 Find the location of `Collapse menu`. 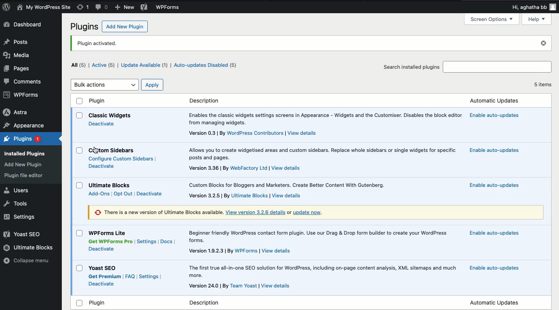

Collapse menu is located at coordinates (28, 260).